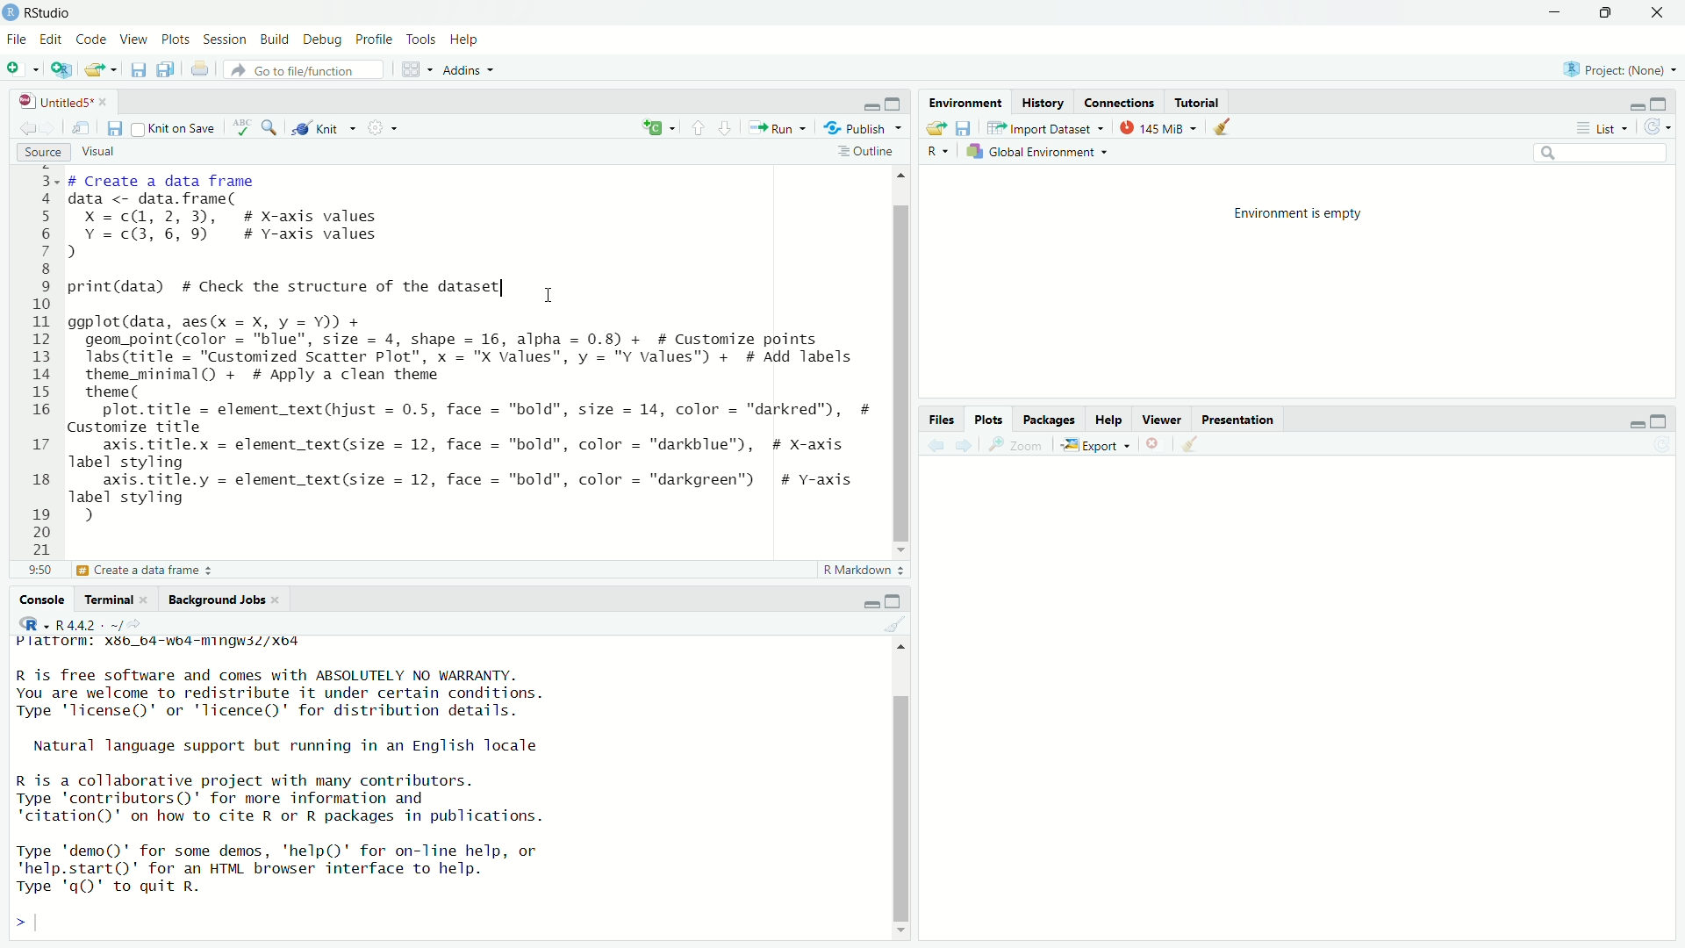  What do you see at coordinates (41, 364) in the screenshot?
I see `E
4
5
6
7
8
9
10
11
12
13
14
15
16
17
18
19
20
21` at bounding box center [41, 364].